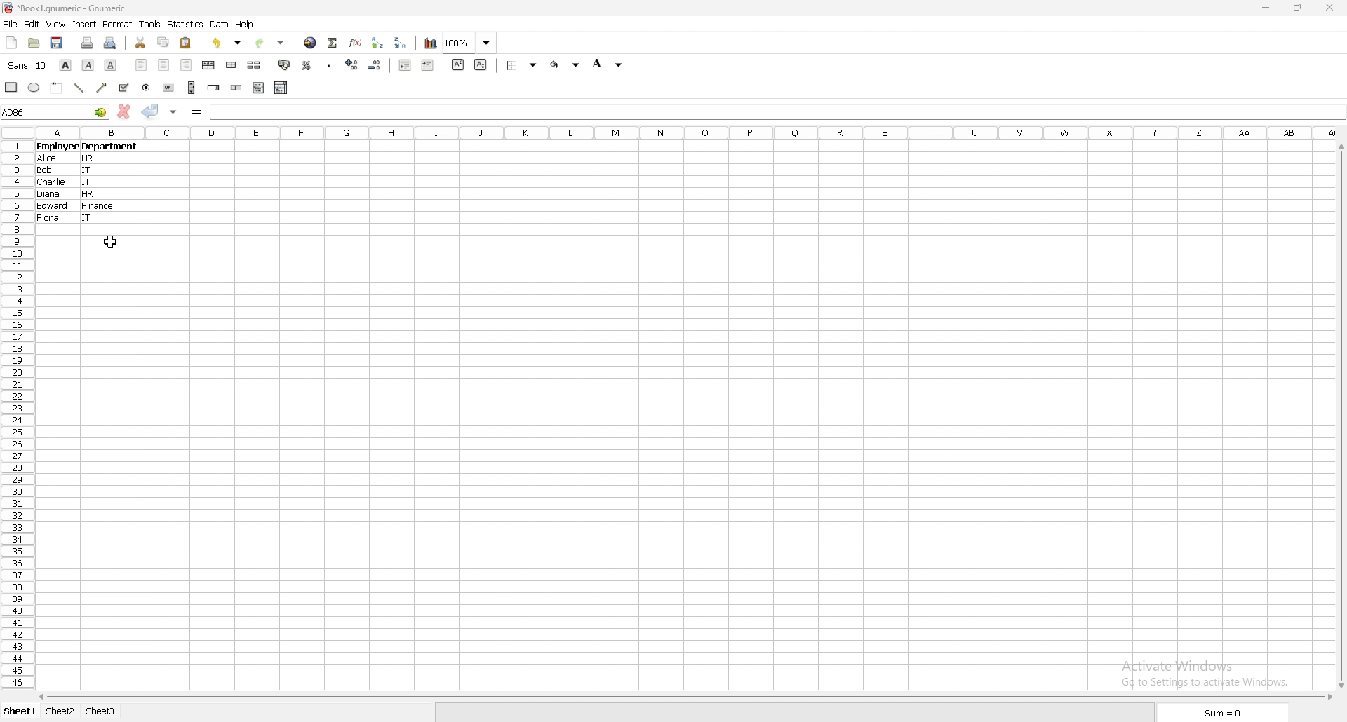 The width and height of the screenshot is (1347, 722). Describe the element at coordinates (522, 65) in the screenshot. I see `border` at that location.